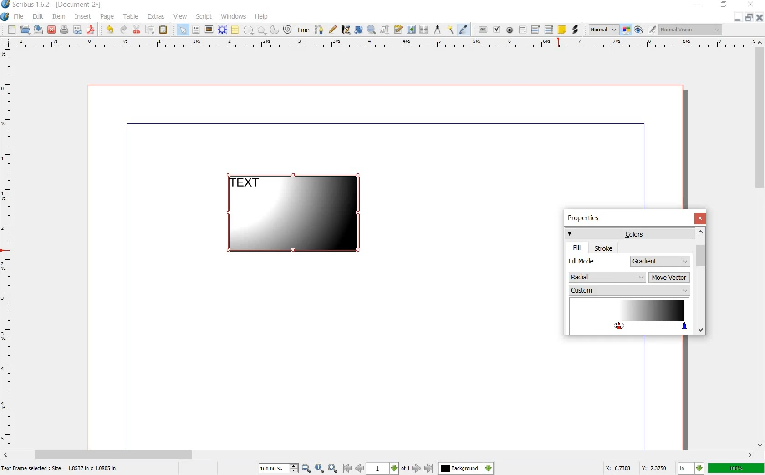  I want to click on pdf combo box, so click(536, 29).